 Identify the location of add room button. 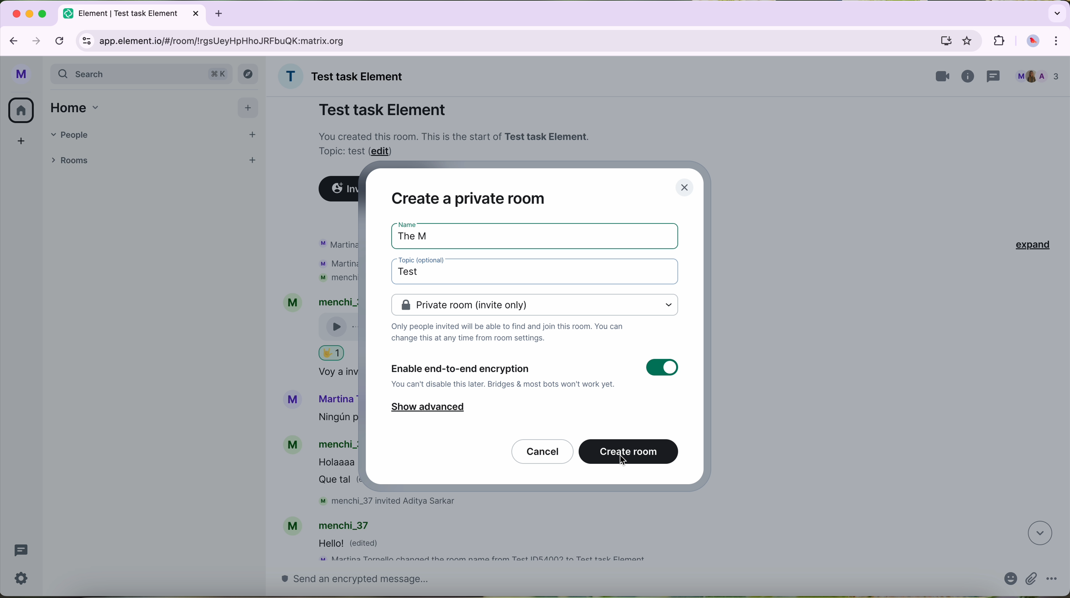
(252, 158).